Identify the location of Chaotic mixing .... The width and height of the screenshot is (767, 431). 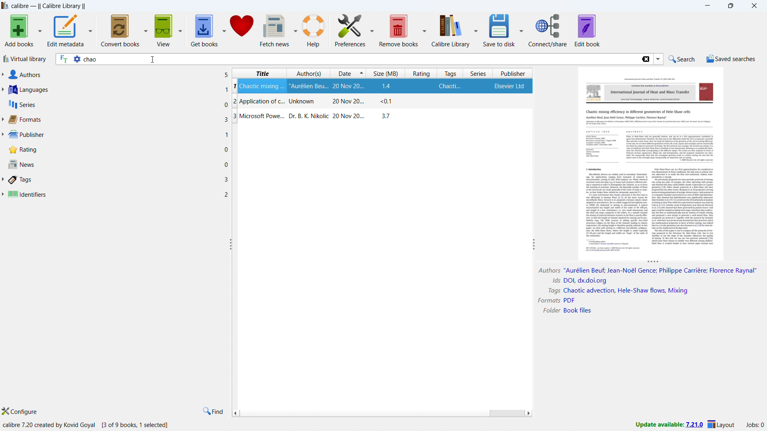
(381, 85).